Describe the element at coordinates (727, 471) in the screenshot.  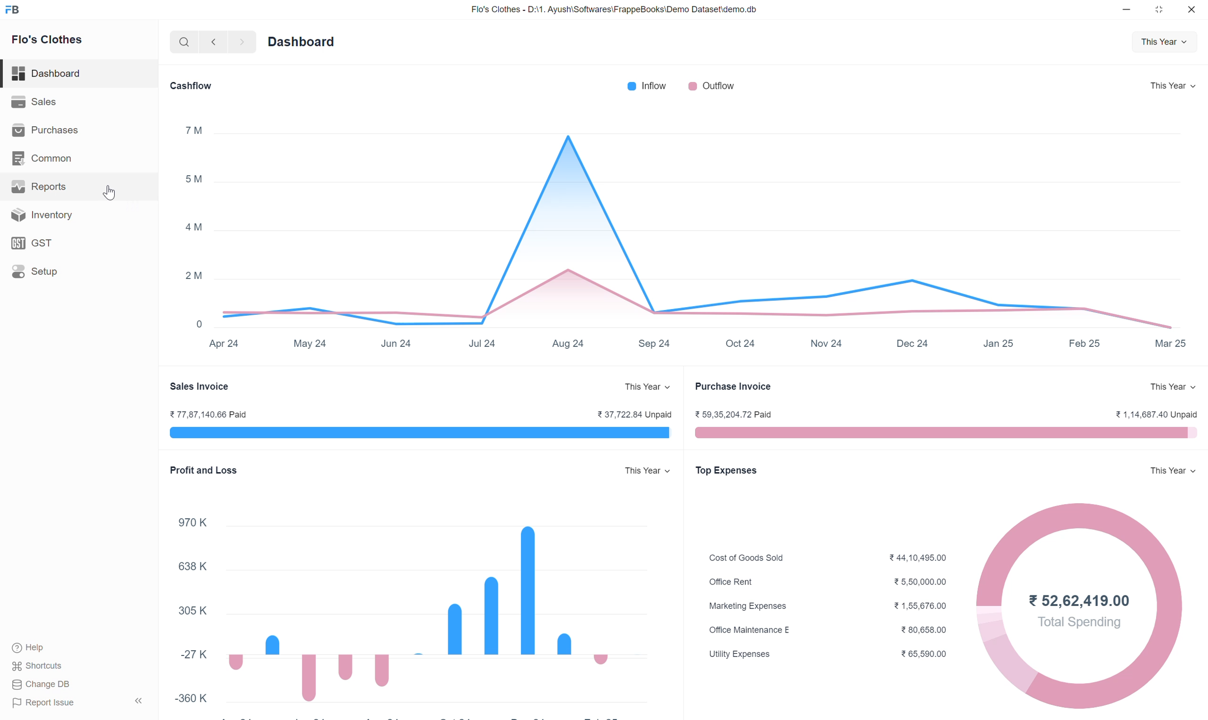
I see `Top Expenses` at that location.